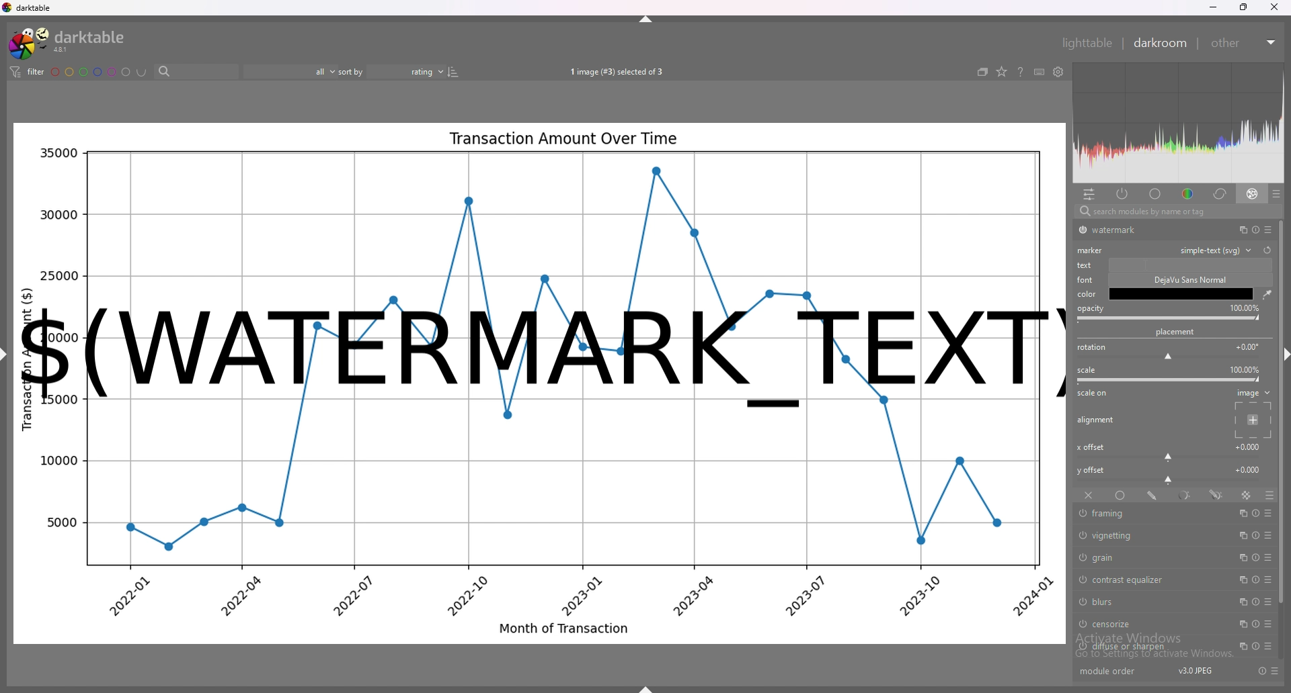 This screenshot has width=1291, height=693. What do you see at coordinates (1276, 193) in the screenshot?
I see `presets` at bounding box center [1276, 193].